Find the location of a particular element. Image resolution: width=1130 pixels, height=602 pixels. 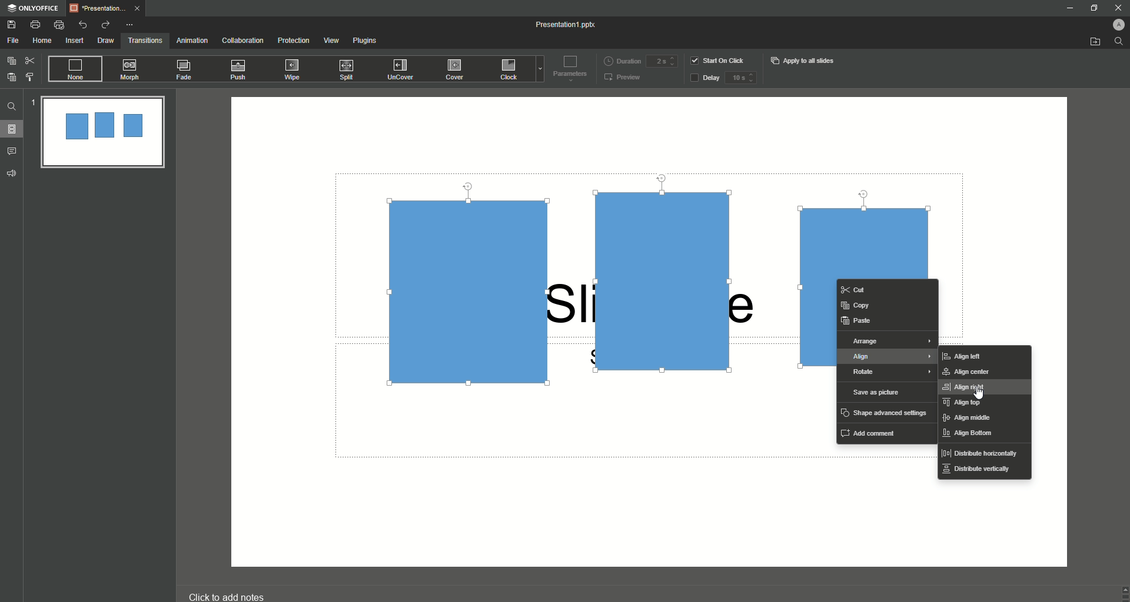

Delay button is located at coordinates (704, 79).